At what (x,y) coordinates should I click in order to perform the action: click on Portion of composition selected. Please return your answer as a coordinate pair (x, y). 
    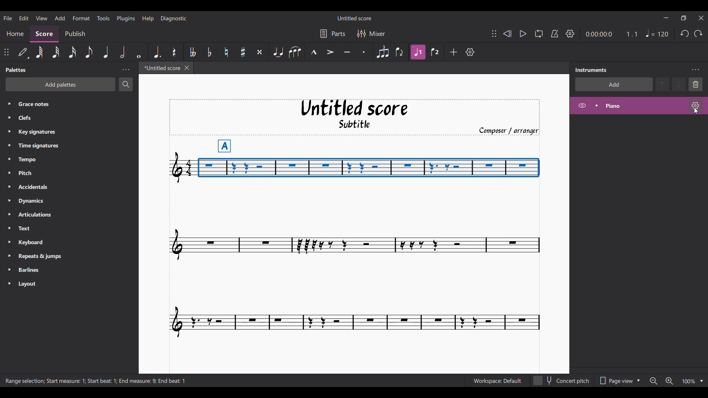
    Looking at the image, I should click on (368, 167).